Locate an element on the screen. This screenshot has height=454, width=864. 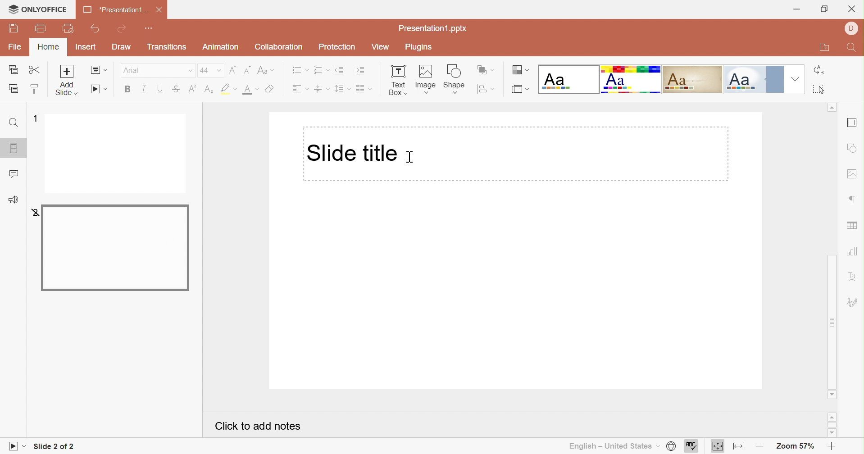
Change case is located at coordinates (266, 70).